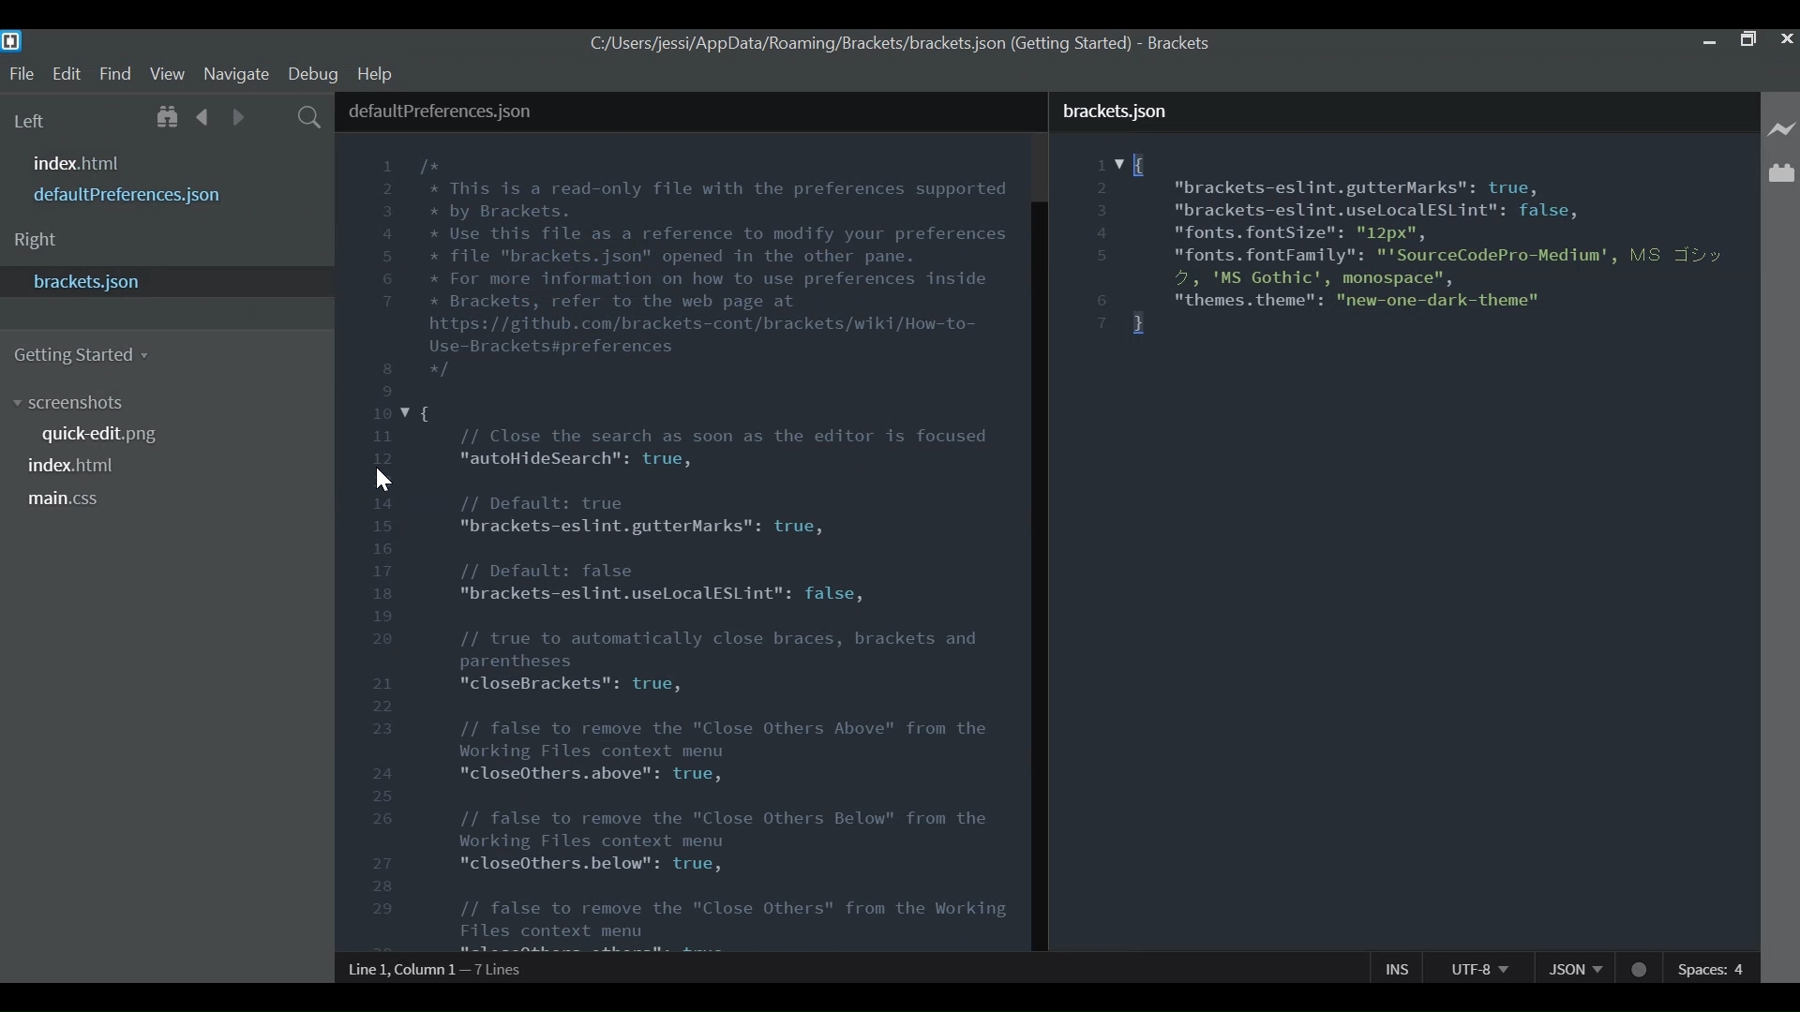 The height and width of the screenshot is (1012, 1800). What do you see at coordinates (378, 75) in the screenshot?
I see `Help` at bounding box center [378, 75].